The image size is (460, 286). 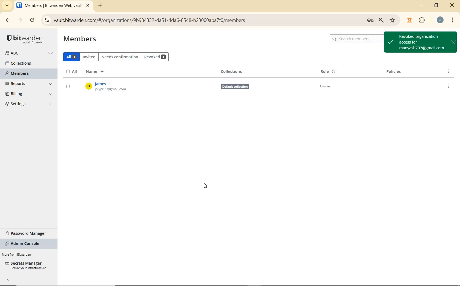 I want to click on MINIMIZE, so click(x=422, y=6).